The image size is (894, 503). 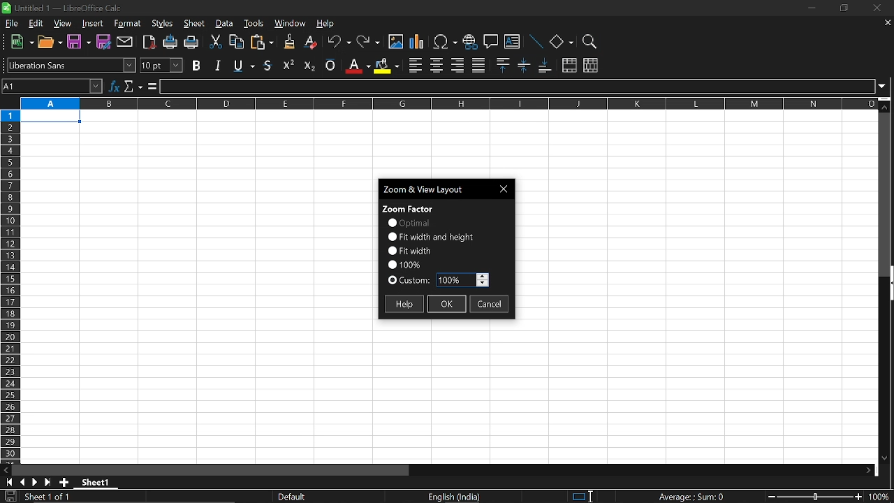 I want to click on zoom, so click(x=588, y=42).